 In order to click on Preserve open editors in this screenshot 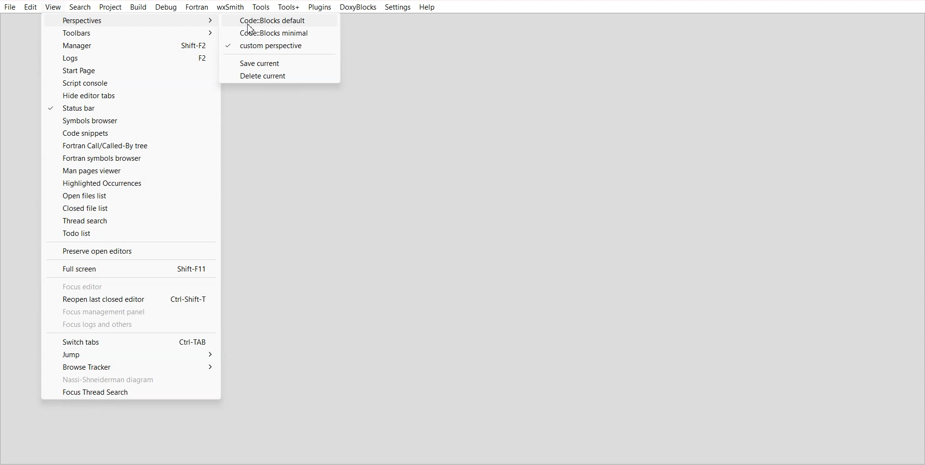, I will do `click(129, 251)`.